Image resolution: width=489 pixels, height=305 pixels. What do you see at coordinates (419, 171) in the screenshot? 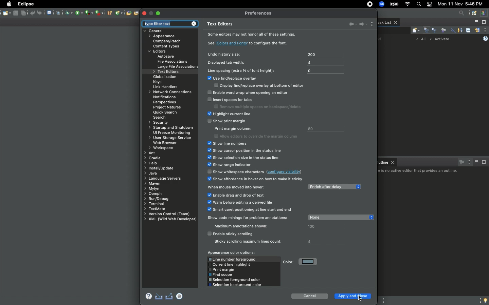
I see `There is no active editor the provides an outline` at bounding box center [419, 171].